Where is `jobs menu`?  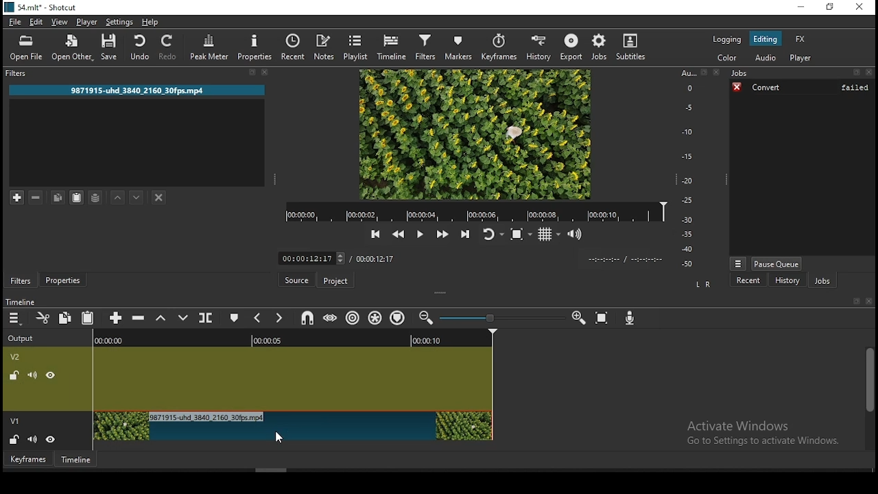 jobs menu is located at coordinates (739, 263).